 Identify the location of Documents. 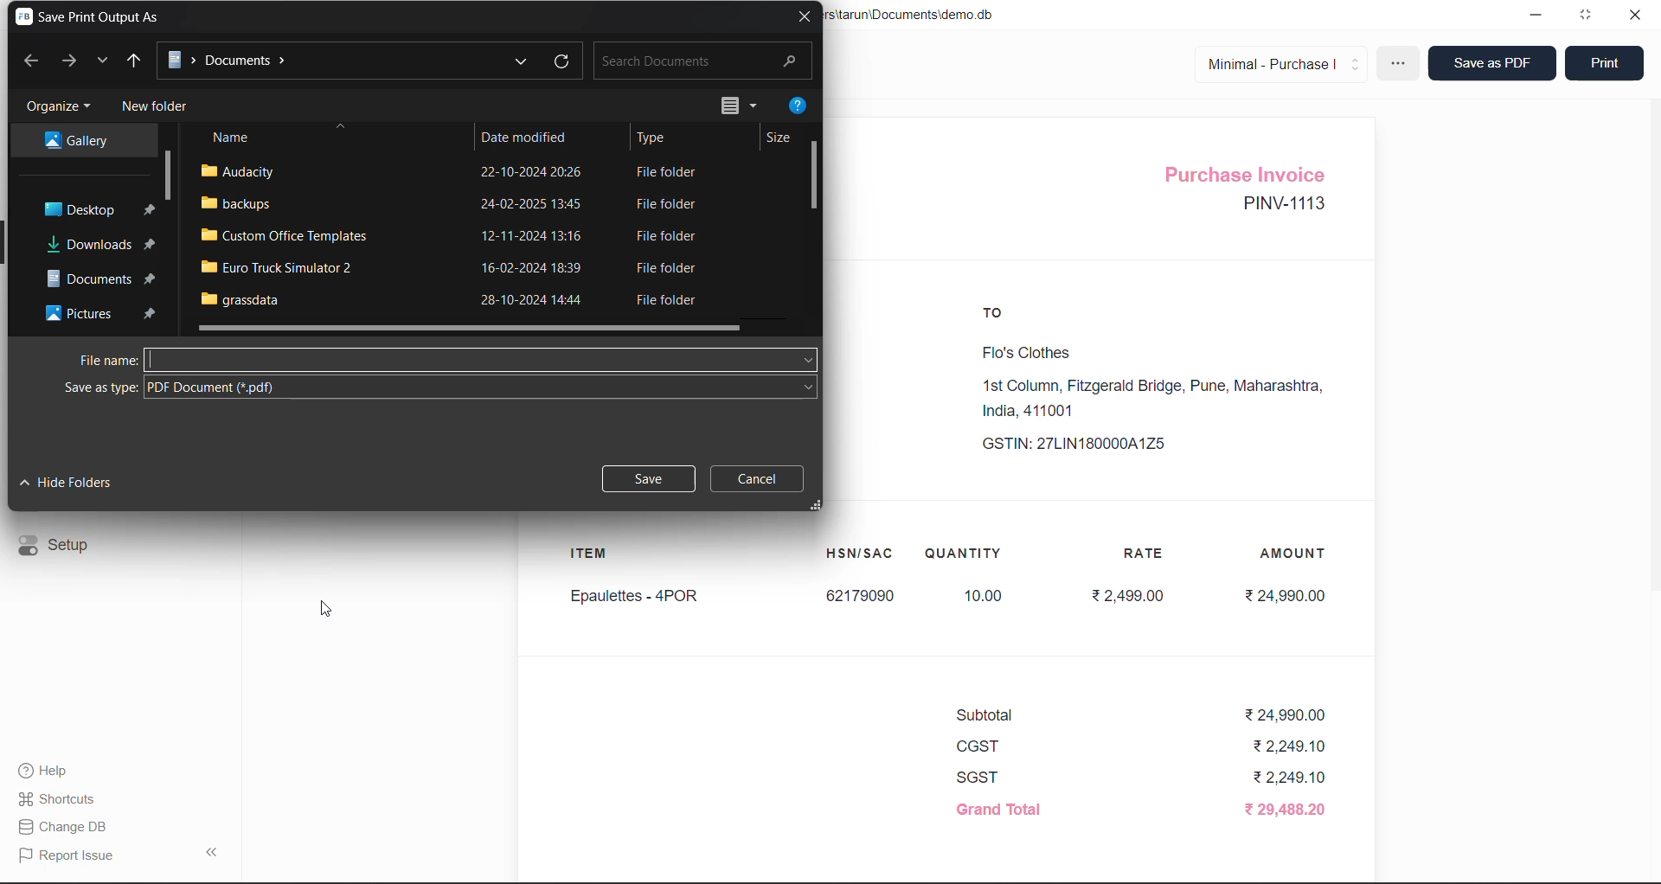
(101, 277).